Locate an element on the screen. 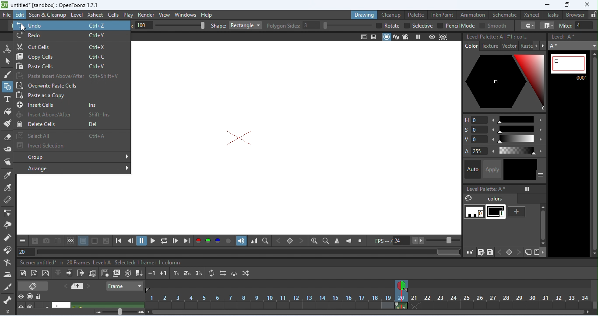 This screenshot has width=598, height=316. level palette A#1: color is located at coordinates (496, 35).